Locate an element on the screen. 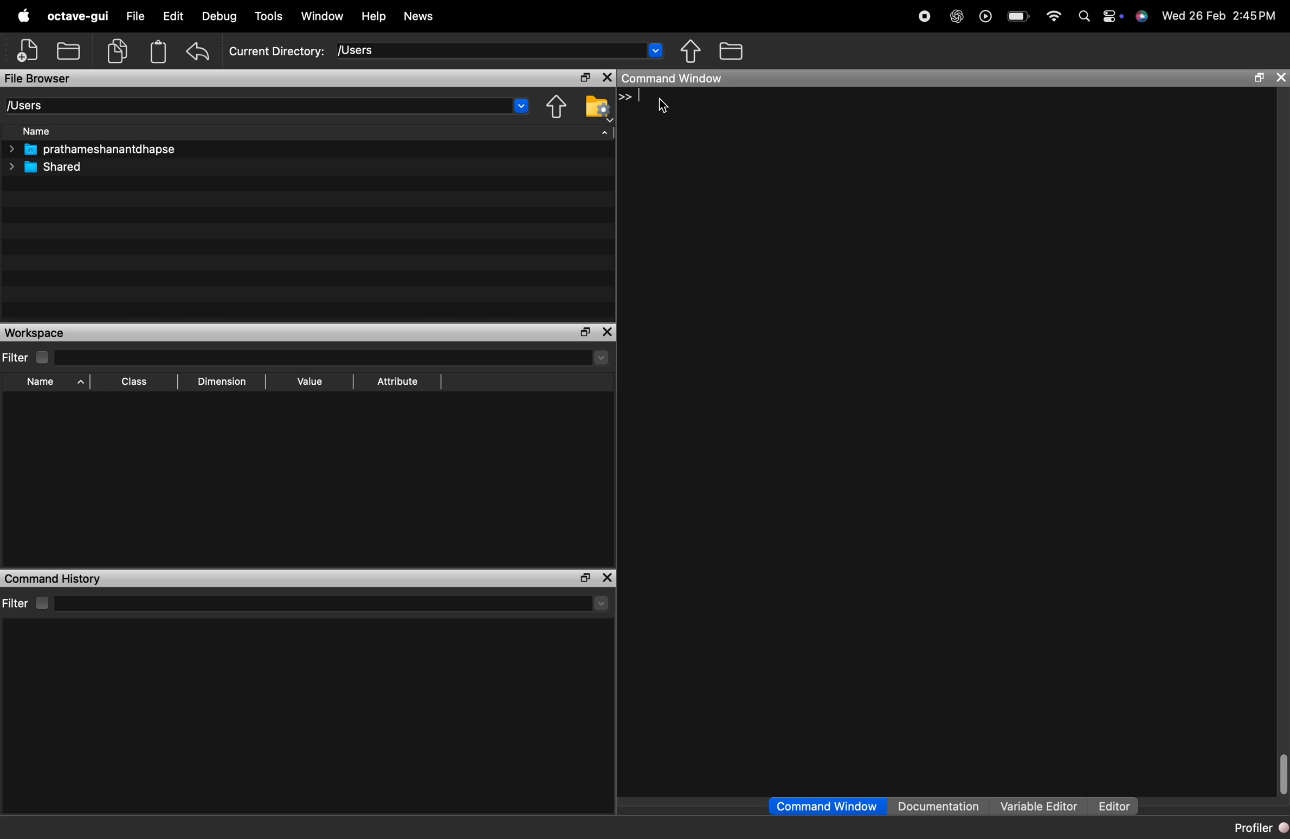 Image resolution: width=1290 pixels, height=839 pixels. logo is located at coordinates (24, 16).